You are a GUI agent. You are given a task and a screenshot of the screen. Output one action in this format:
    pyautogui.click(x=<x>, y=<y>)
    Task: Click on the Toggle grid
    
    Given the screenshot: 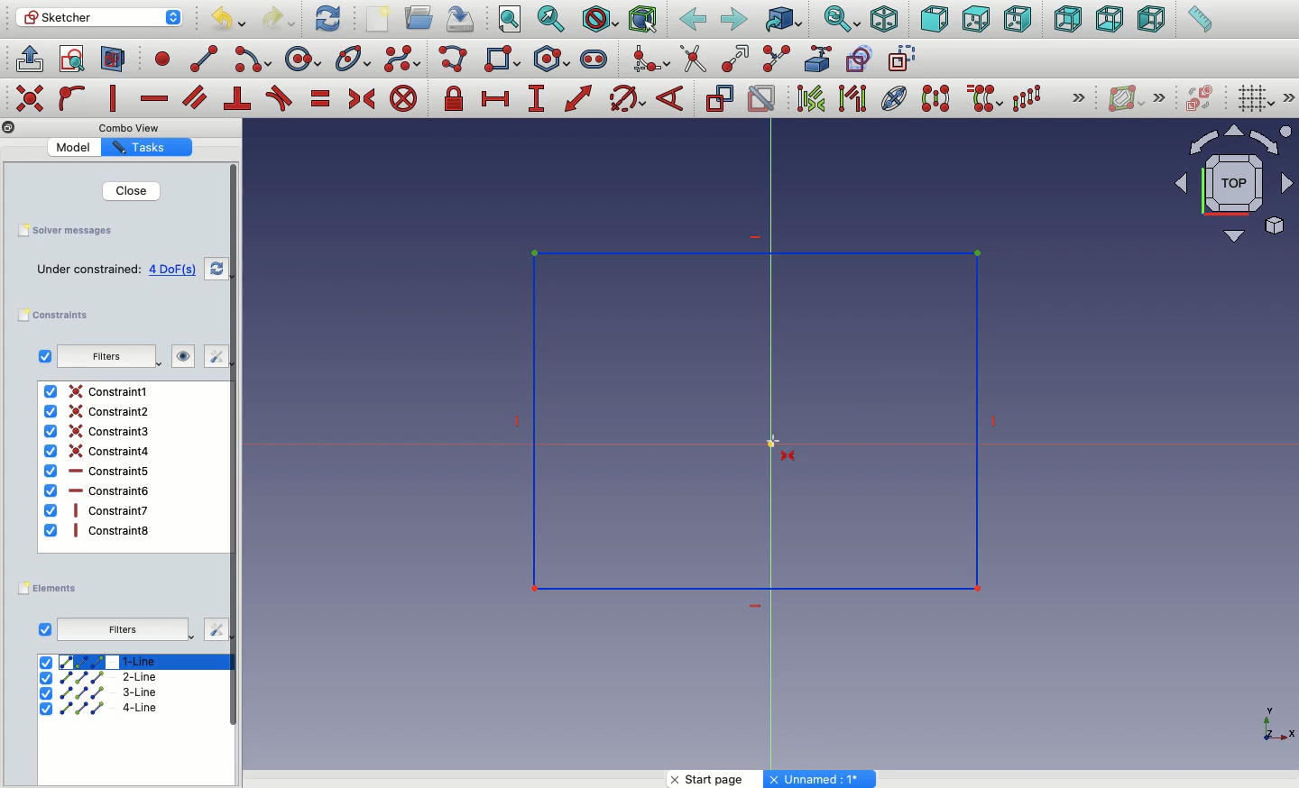 What is the action you would take?
    pyautogui.click(x=1254, y=97)
    